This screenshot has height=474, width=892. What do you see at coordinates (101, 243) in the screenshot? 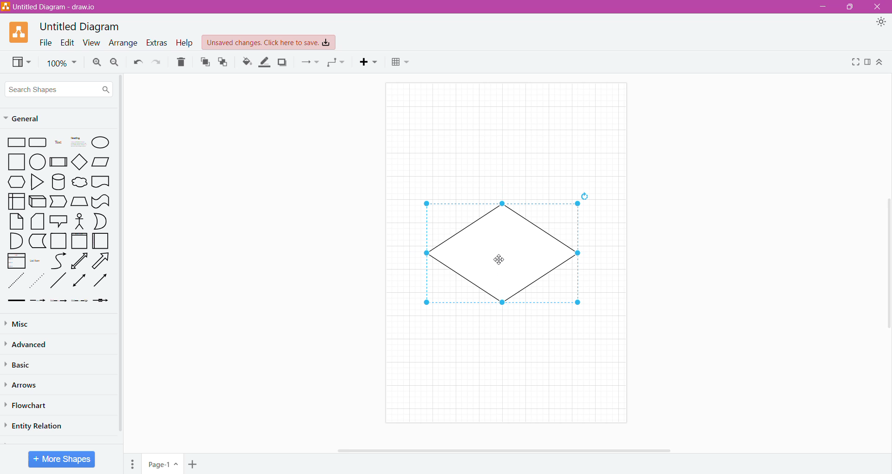
I see `Horizontal Container` at bounding box center [101, 243].